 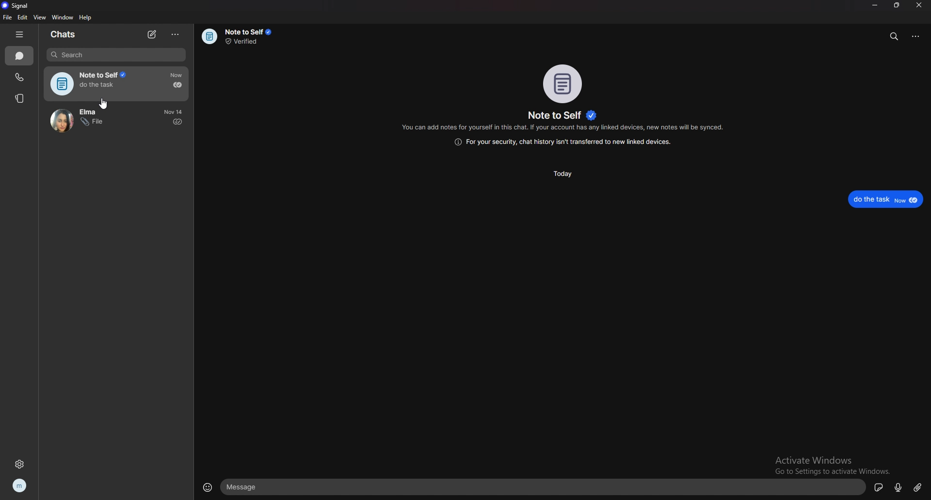 What do you see at coordinates (917, 487) in the screenshot?
I see `attachment` at bounding box center [917, 487].